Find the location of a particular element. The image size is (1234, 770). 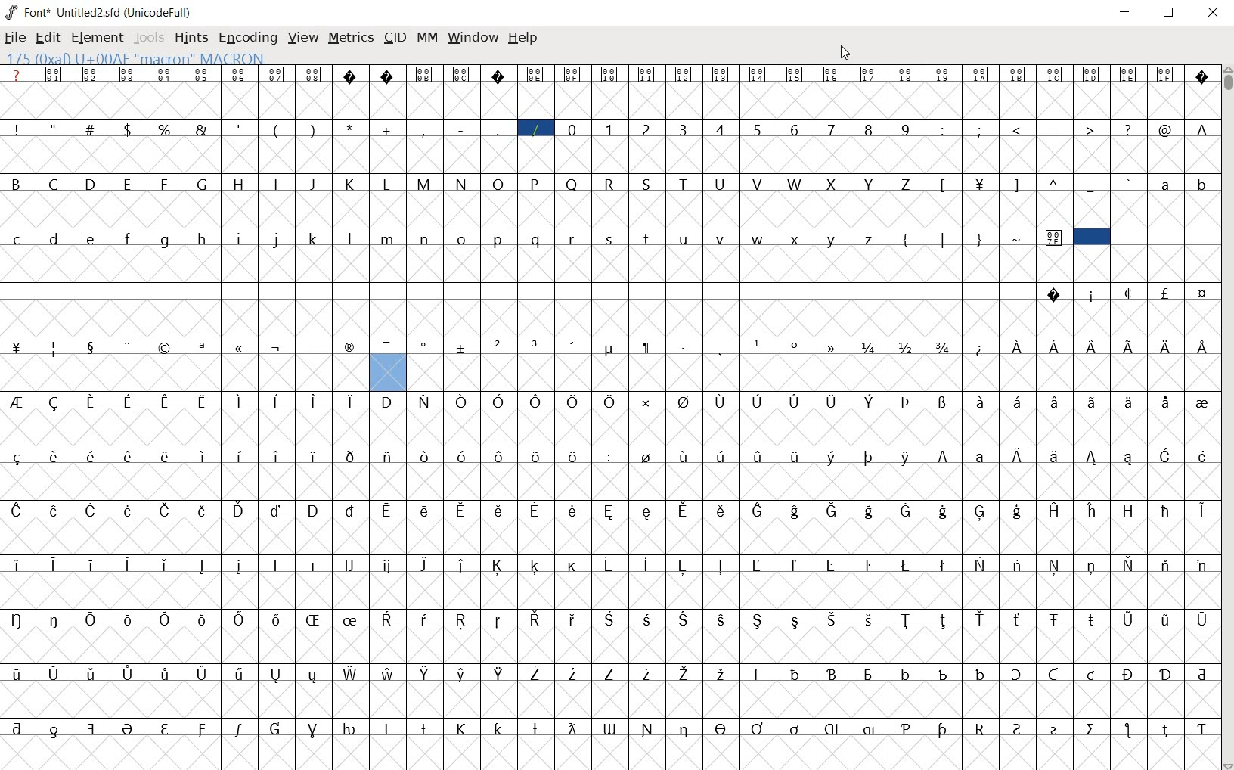

w is located at coordinates (758, 238).